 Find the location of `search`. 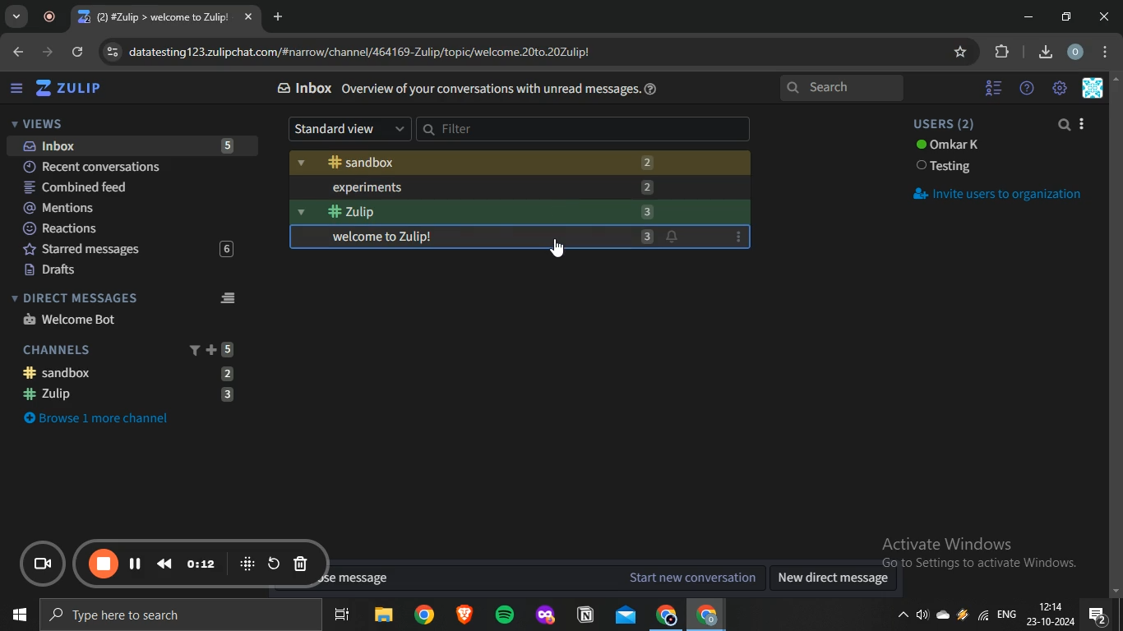

search is located at coordinates (843, 89).